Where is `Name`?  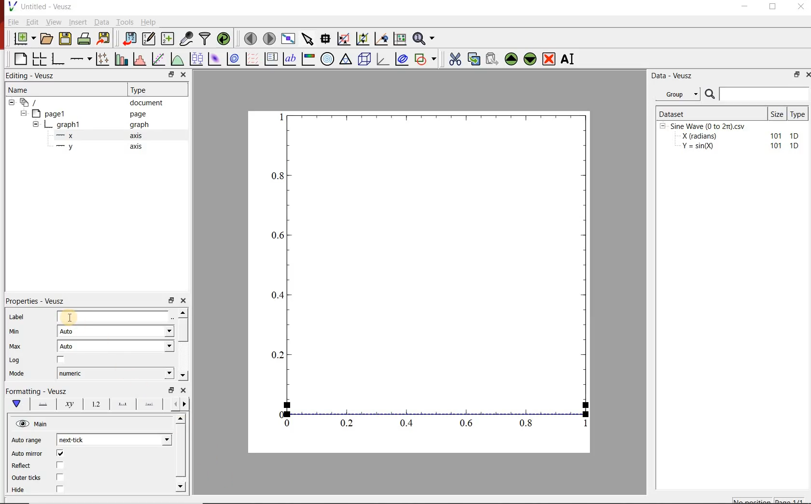 Name is located at coordinates (17, 89).